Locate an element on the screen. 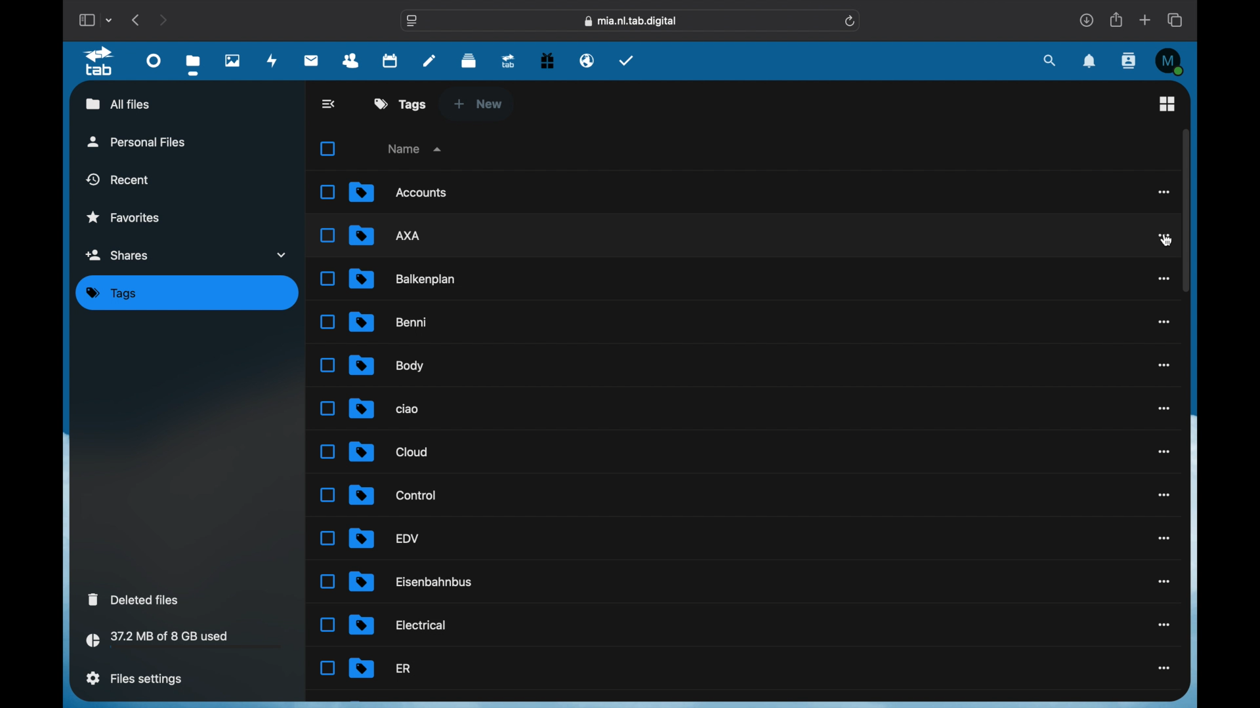  notes is located at coordinates (429, 60).